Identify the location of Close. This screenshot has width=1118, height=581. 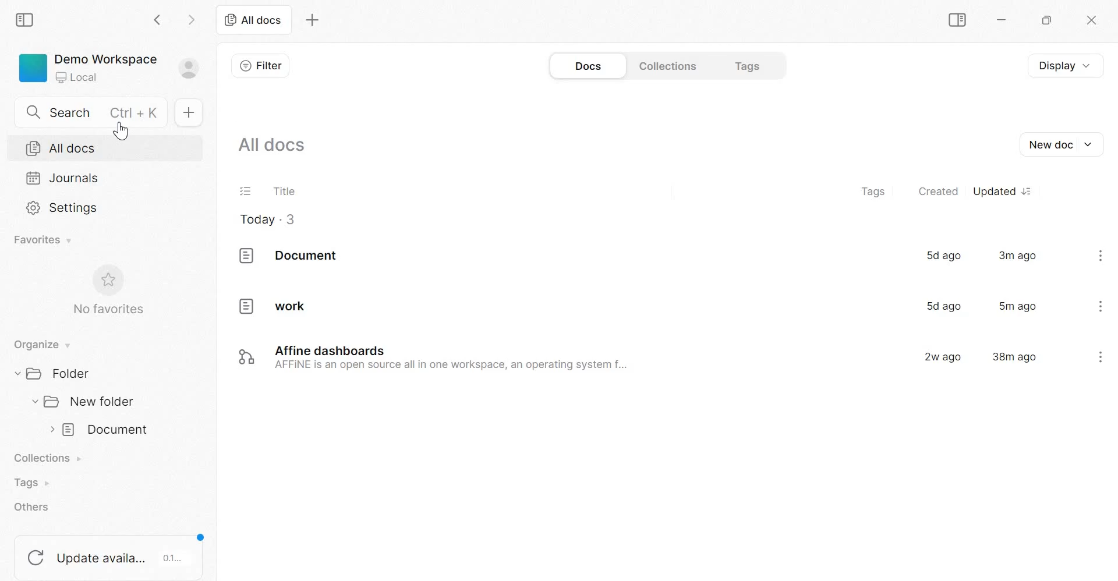
(1089, 21).